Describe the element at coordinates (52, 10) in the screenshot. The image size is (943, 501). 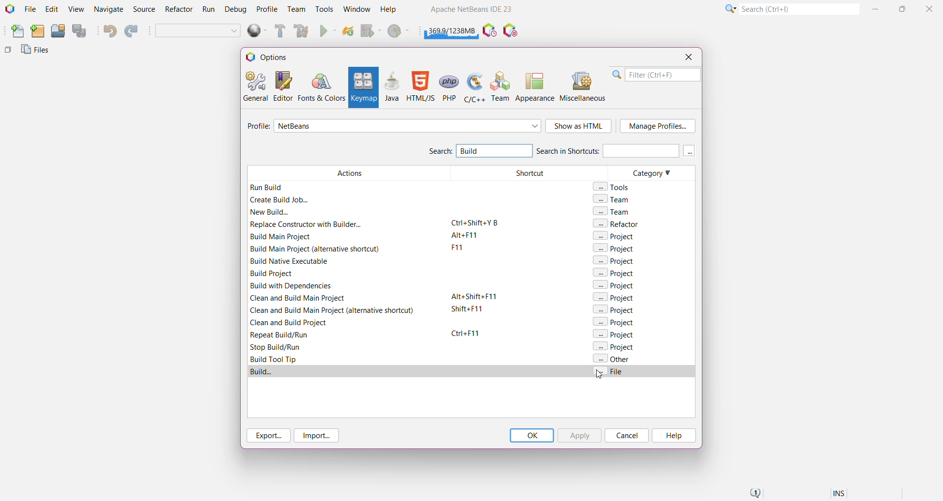
I see `Edit` at that location.